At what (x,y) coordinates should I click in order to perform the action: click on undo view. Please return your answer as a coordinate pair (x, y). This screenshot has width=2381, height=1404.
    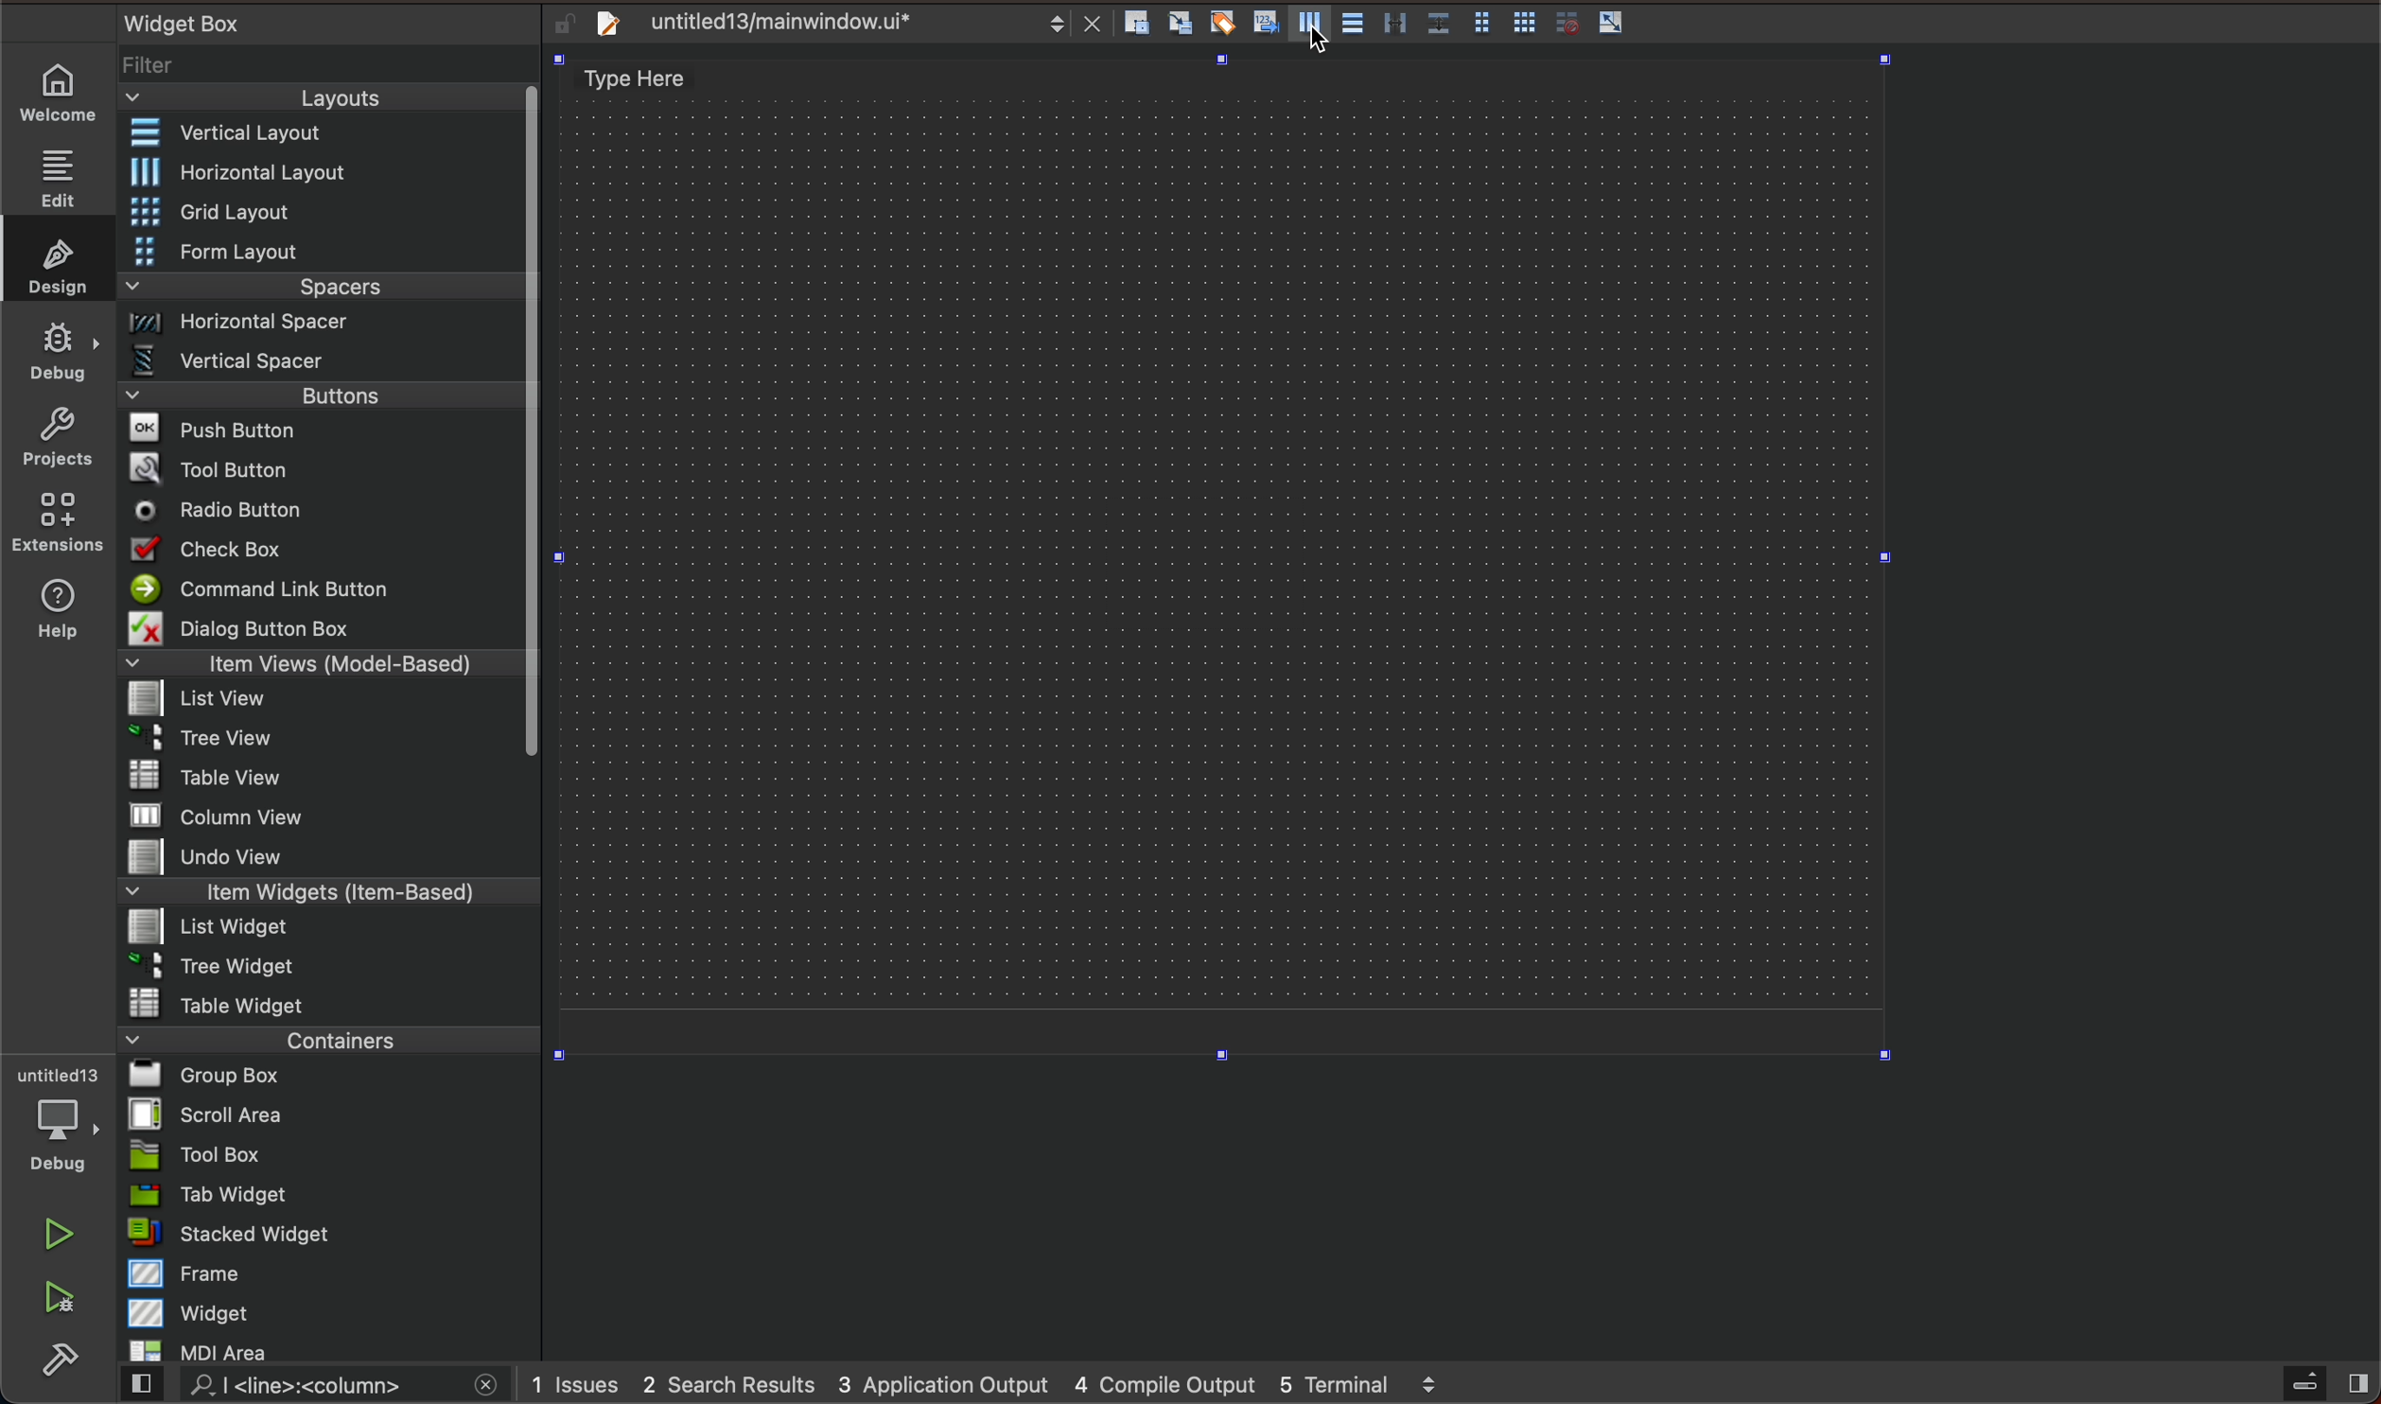
    Looking at the image, I should click on (322, 857).